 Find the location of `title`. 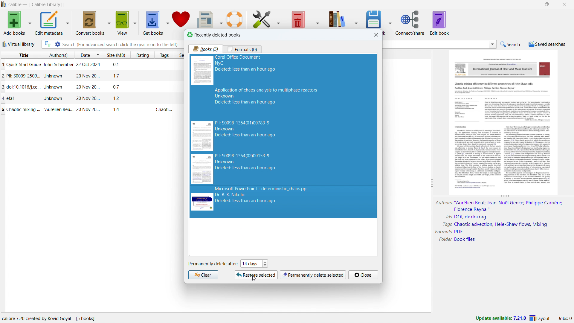

title is located at coordinates (36, 4).